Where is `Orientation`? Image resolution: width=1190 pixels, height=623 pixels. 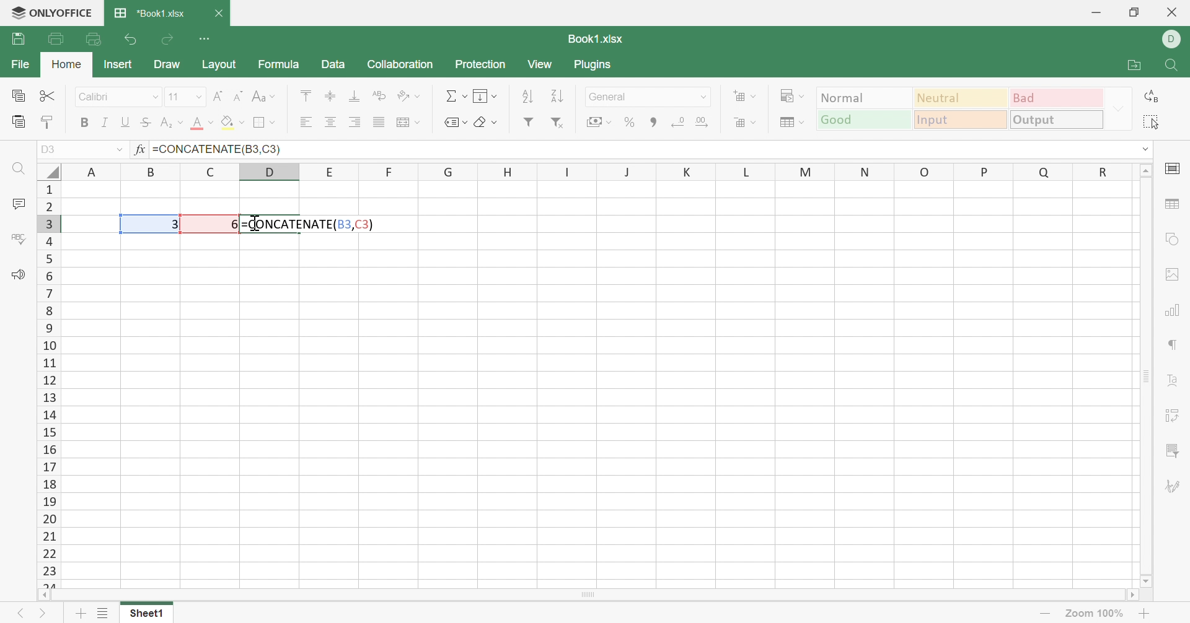
Orientation is located at coordinates (409, 95).